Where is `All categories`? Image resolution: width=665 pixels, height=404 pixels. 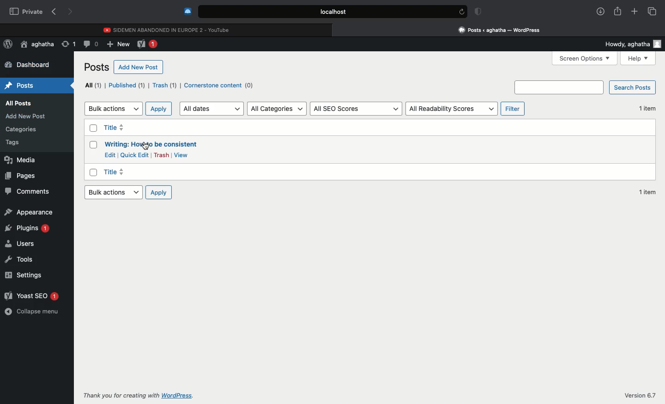
All categories is located at coordinates (276, 109).